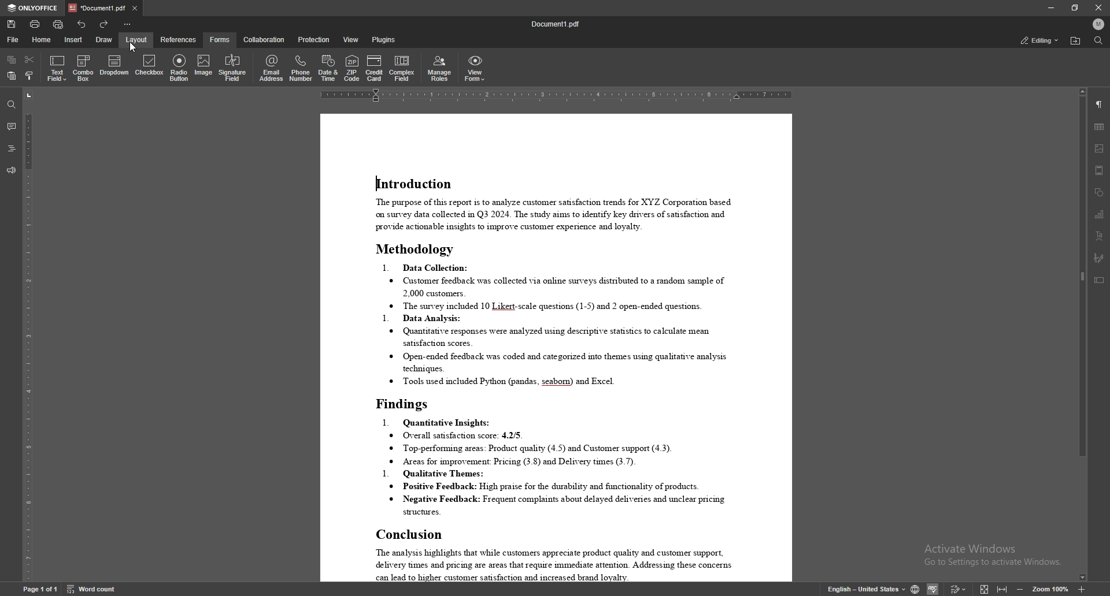 This screenshot has width=1110, height=596. Describe the element at coordinates (1100, 236) in the screenshot. I see `text art` at that location.